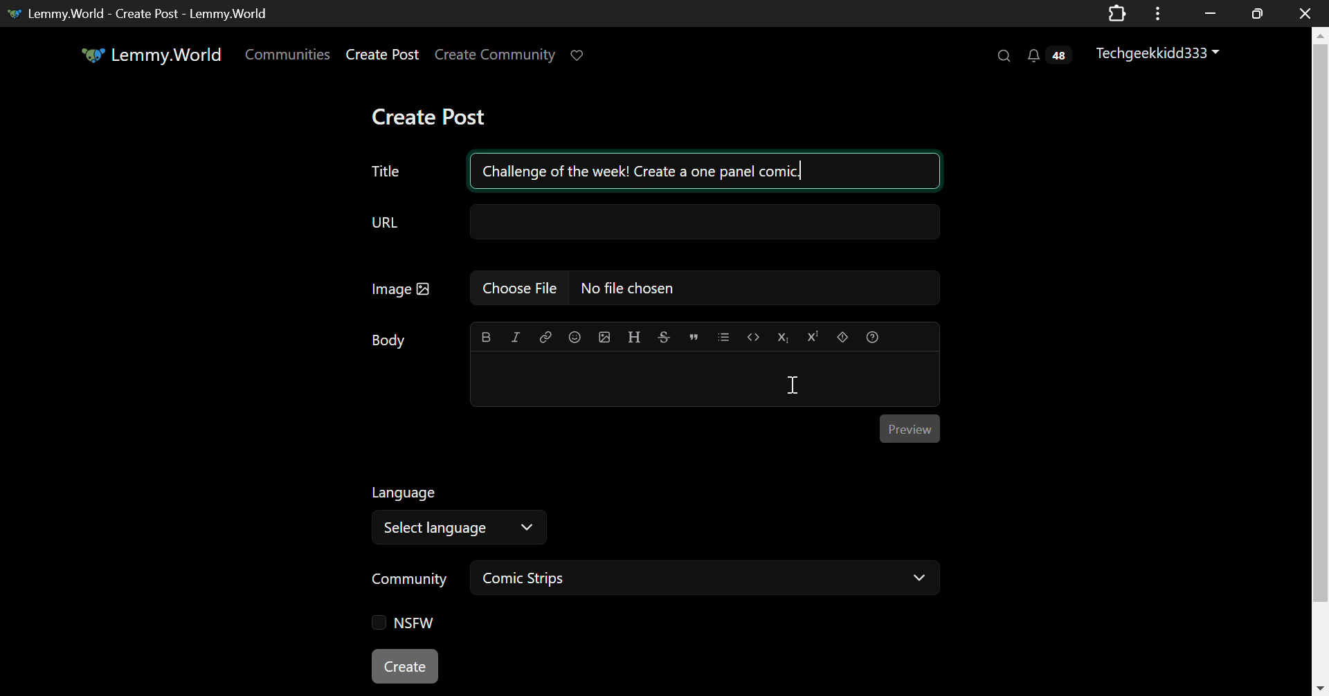 The image size is (1329, 696). I want to click on Post Body Editing Textbox, so click(701, 381).